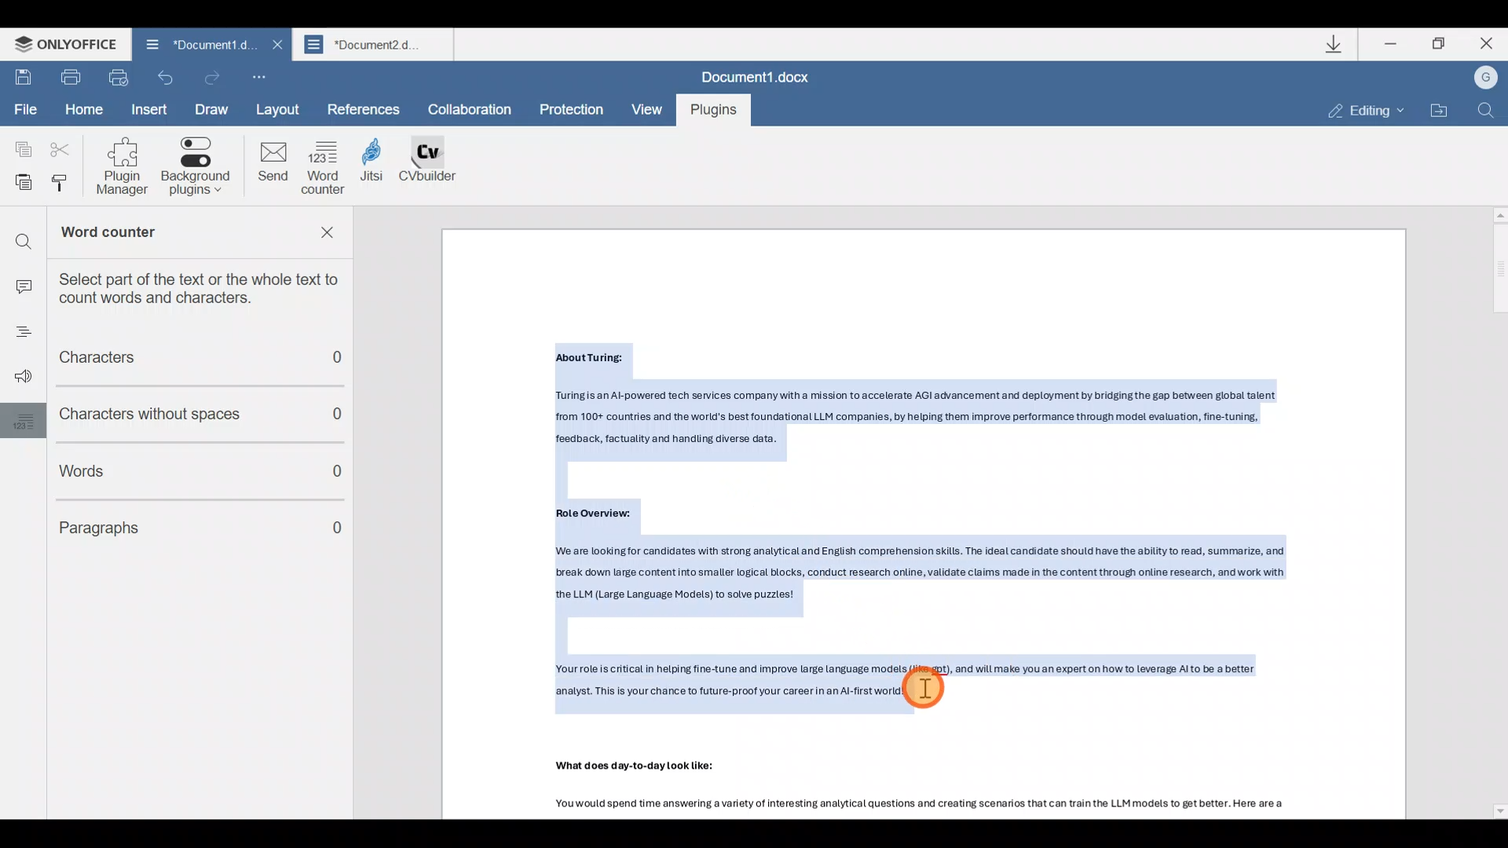 This screenshot has width=1508, height=848. Describe the element at coordinates (1489, 112) in the screenshot. I see `Find` at that location.